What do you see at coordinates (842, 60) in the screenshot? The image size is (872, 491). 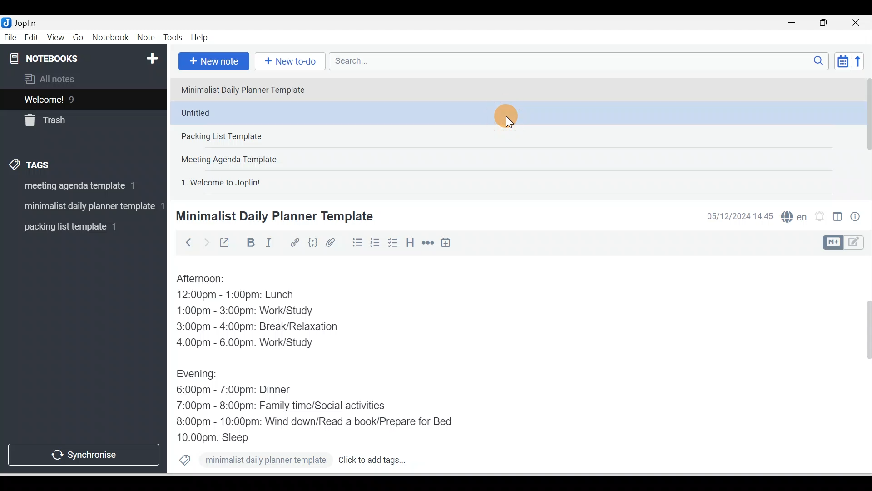 I see `Toggle sort order` at bounding box center [842, 60].